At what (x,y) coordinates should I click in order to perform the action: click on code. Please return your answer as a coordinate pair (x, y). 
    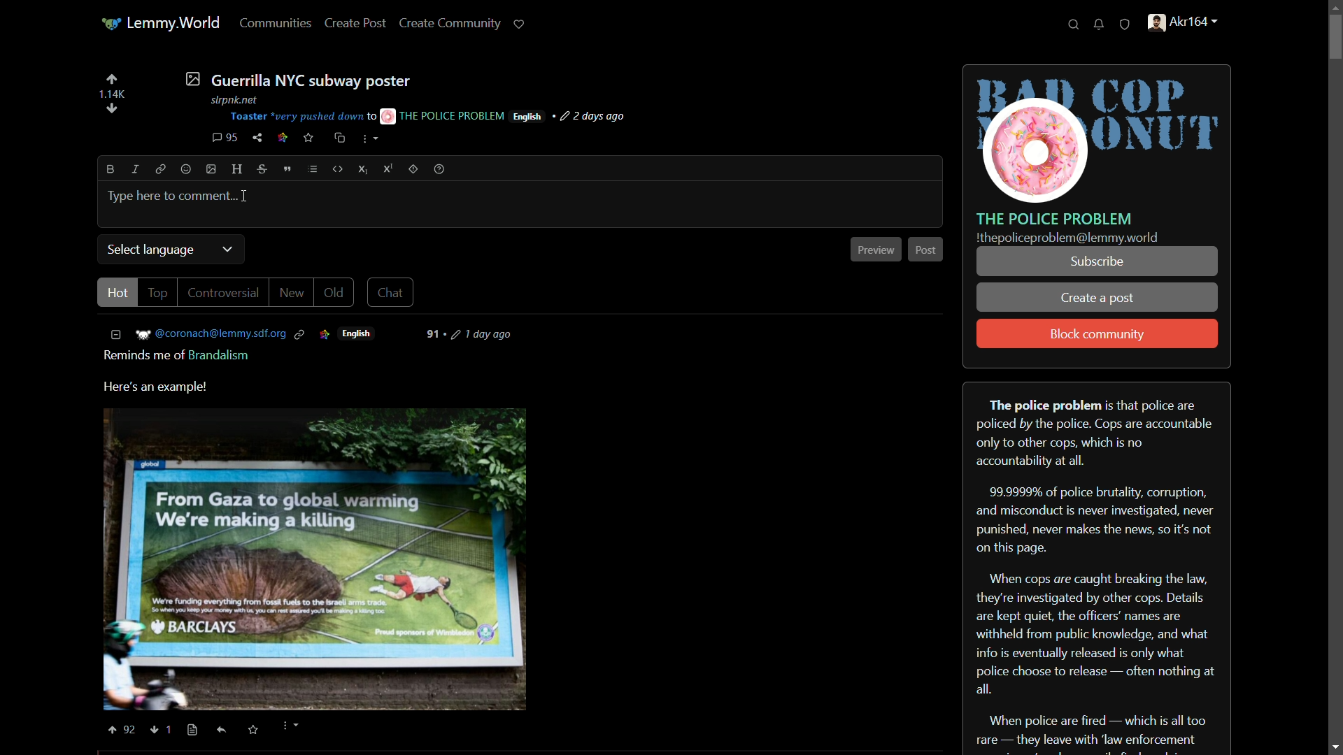
    Looking at the image, I should click on (339, 169).